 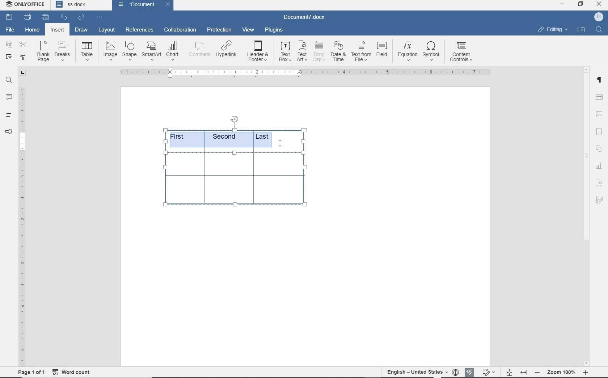 What do you see at coordinates (26, 5) in the screenshot?
I see `system name` at bounding box center [26, 5].